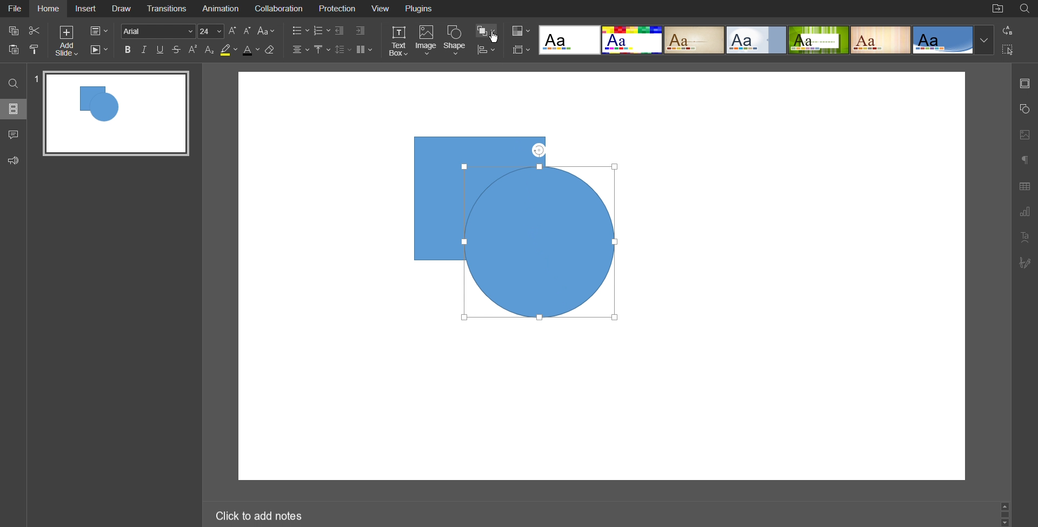 The width and height of the screenshot is (1038, 527). I want to click on Font Case, so click(268, 31).